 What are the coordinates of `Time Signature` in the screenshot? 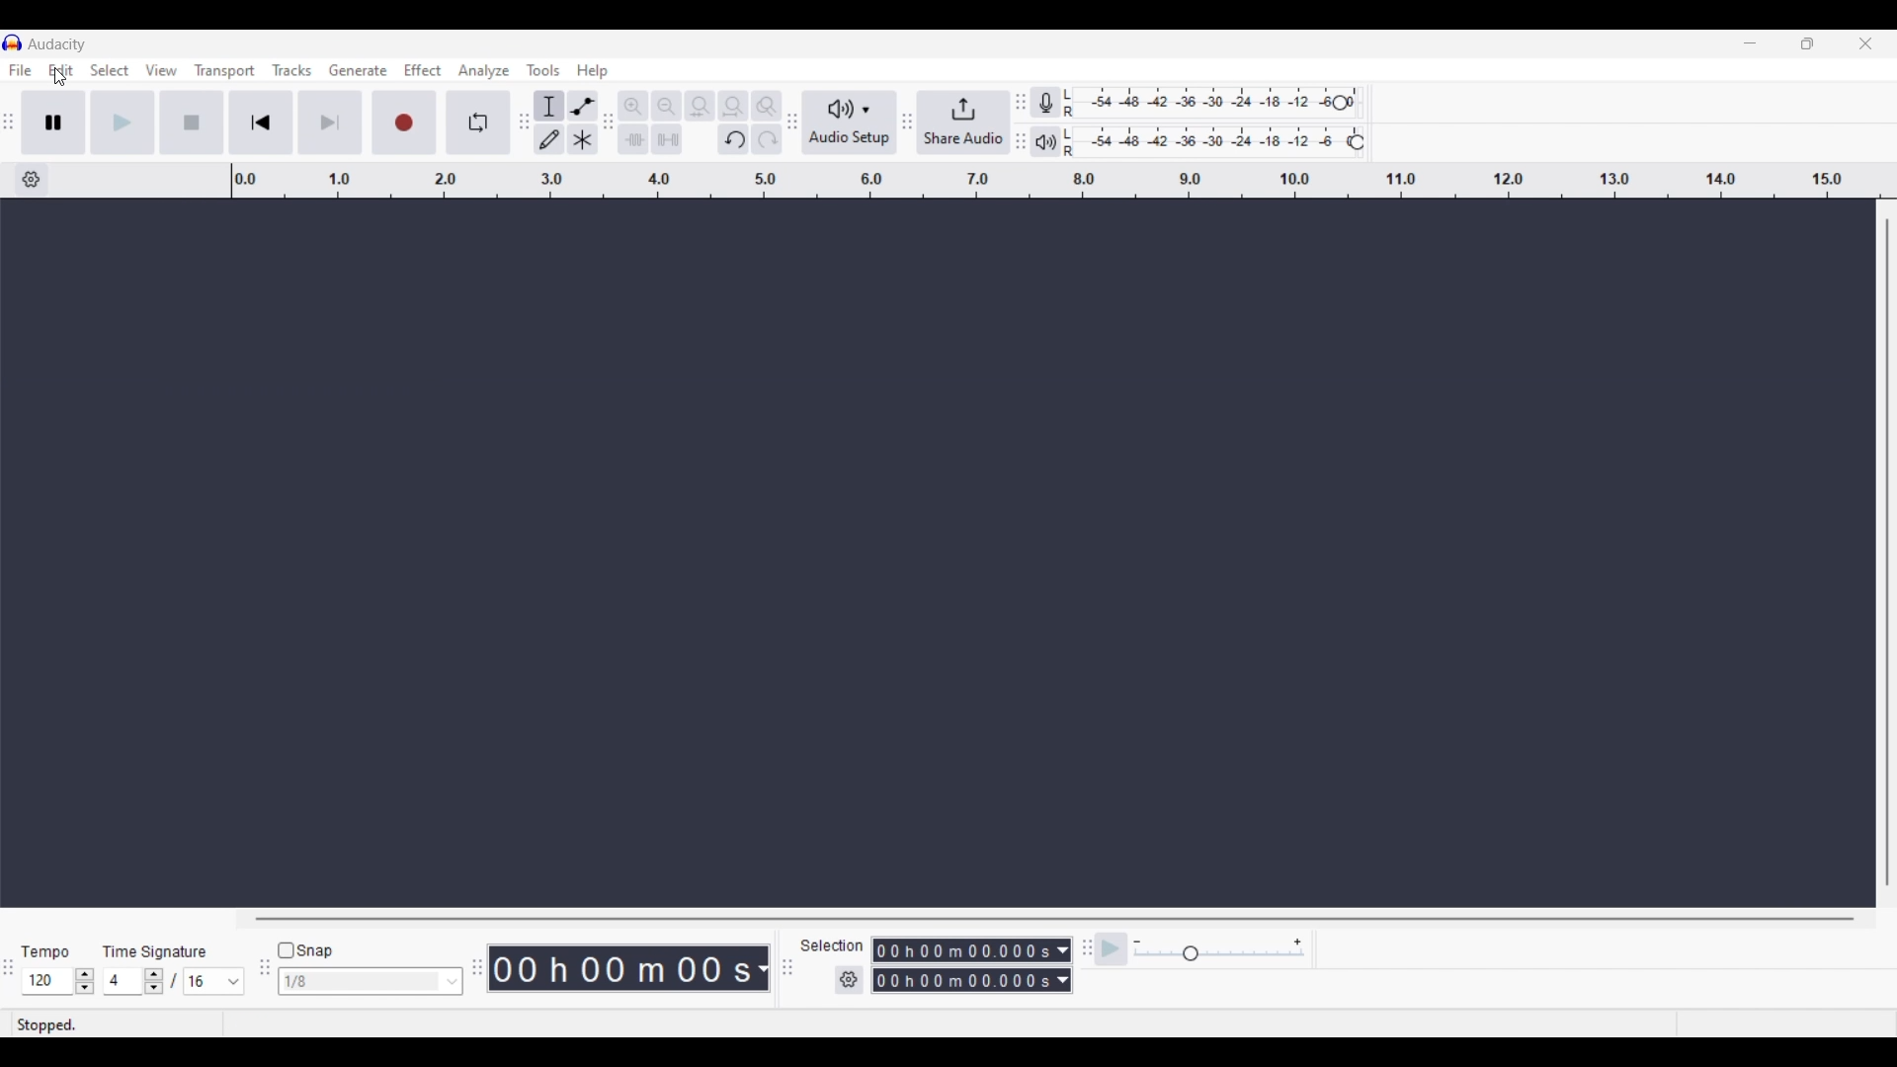 It's located at (158, 950).